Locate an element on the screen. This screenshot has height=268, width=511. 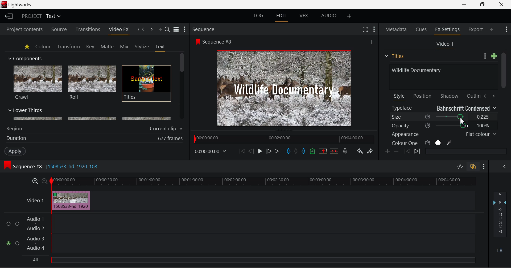
Delete/Cut is located at coordinates (335, 151).